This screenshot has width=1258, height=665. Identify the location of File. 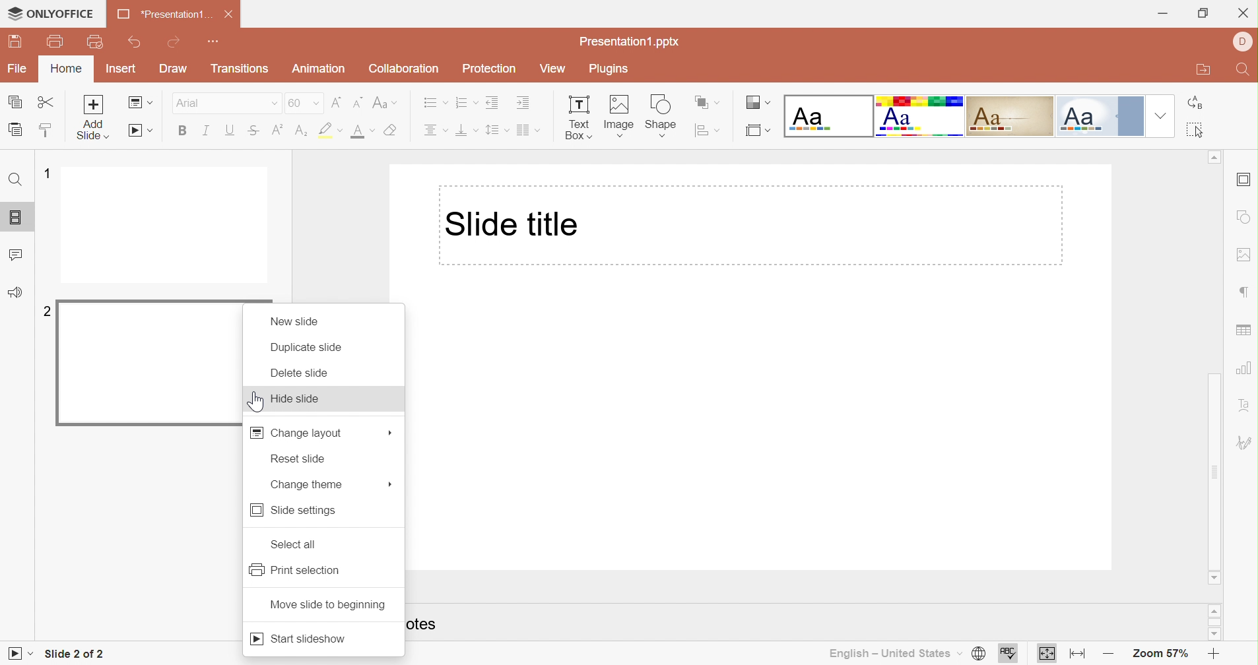
(15, 69).